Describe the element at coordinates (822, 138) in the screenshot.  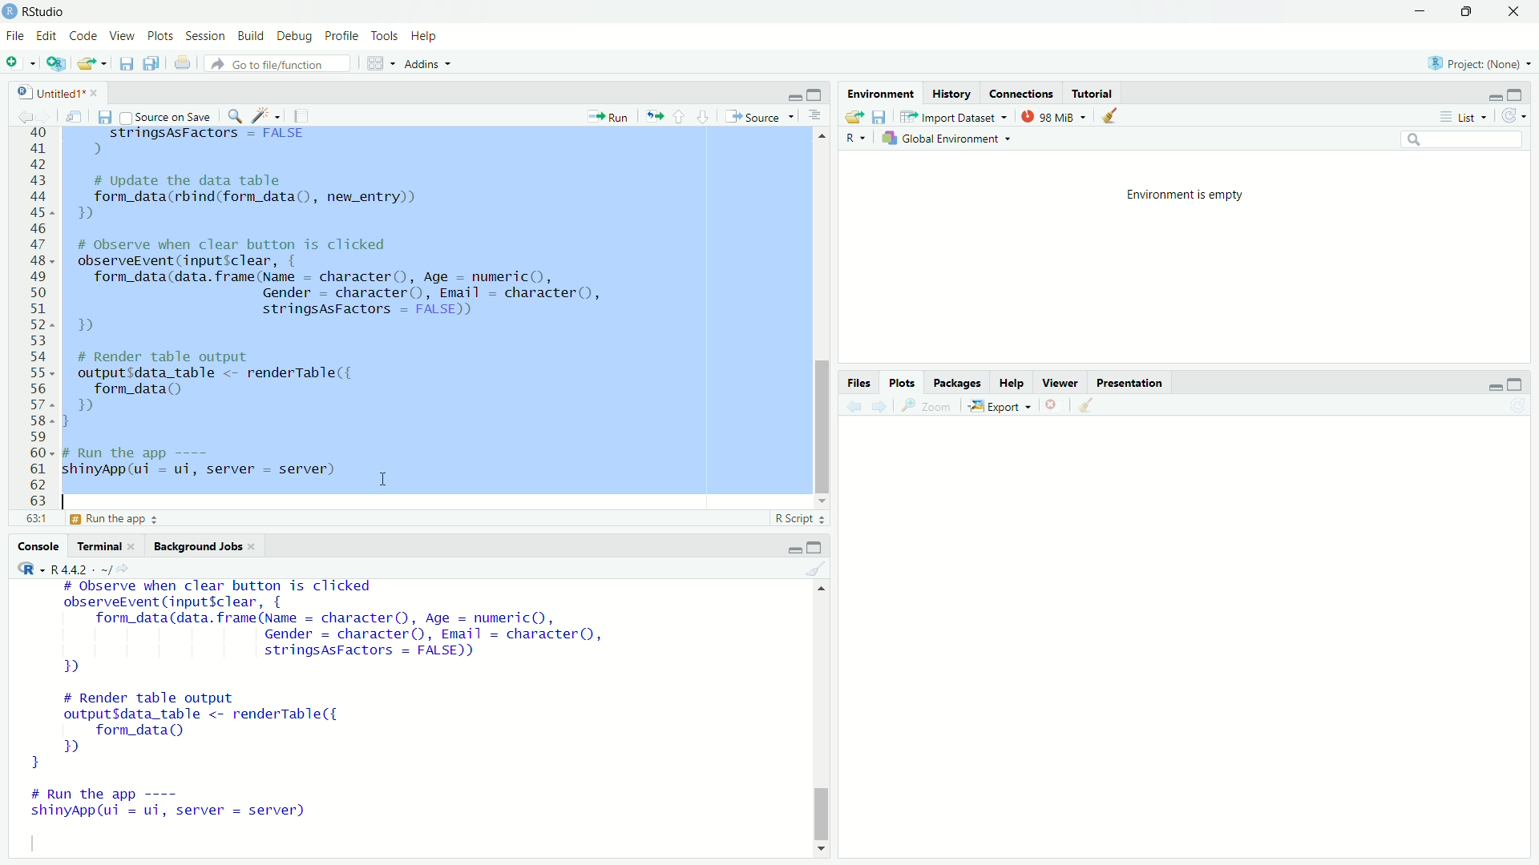
I see `move up` at that location.